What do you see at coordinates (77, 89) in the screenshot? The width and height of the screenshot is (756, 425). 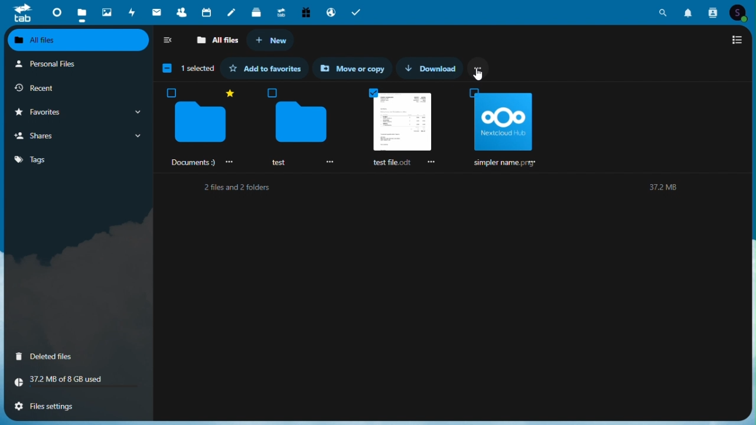 I see `Recent` at bounding box center [77, 89].